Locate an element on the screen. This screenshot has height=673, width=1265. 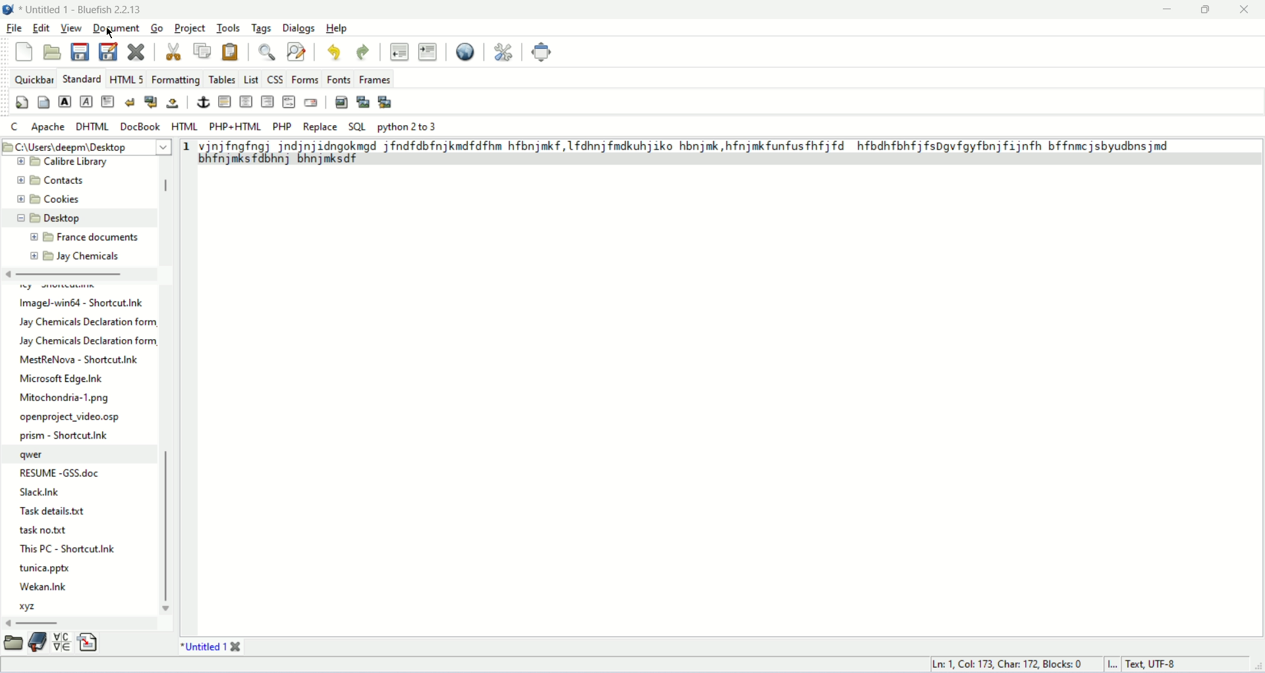
document is located at coordinates (116, 28).